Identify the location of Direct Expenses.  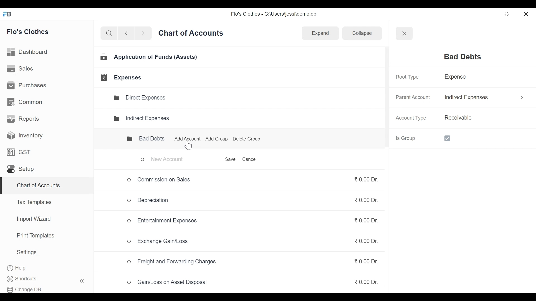
(142, 98).